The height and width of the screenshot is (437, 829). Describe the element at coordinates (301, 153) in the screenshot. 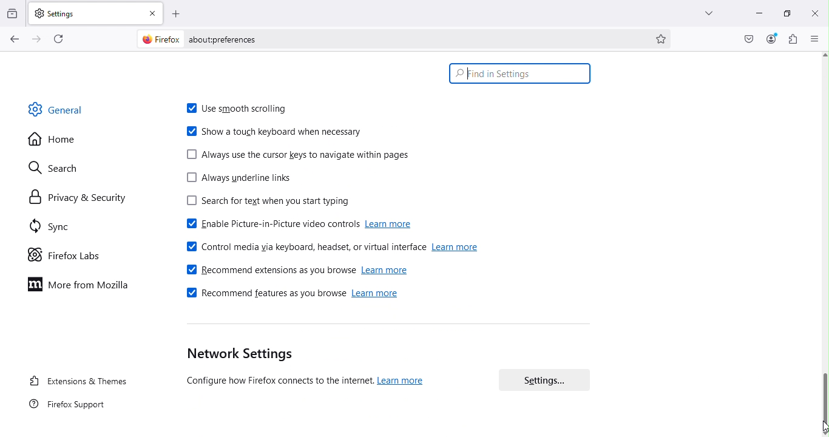

I see `Always use the cursor keys to navigate within pages` at that location.